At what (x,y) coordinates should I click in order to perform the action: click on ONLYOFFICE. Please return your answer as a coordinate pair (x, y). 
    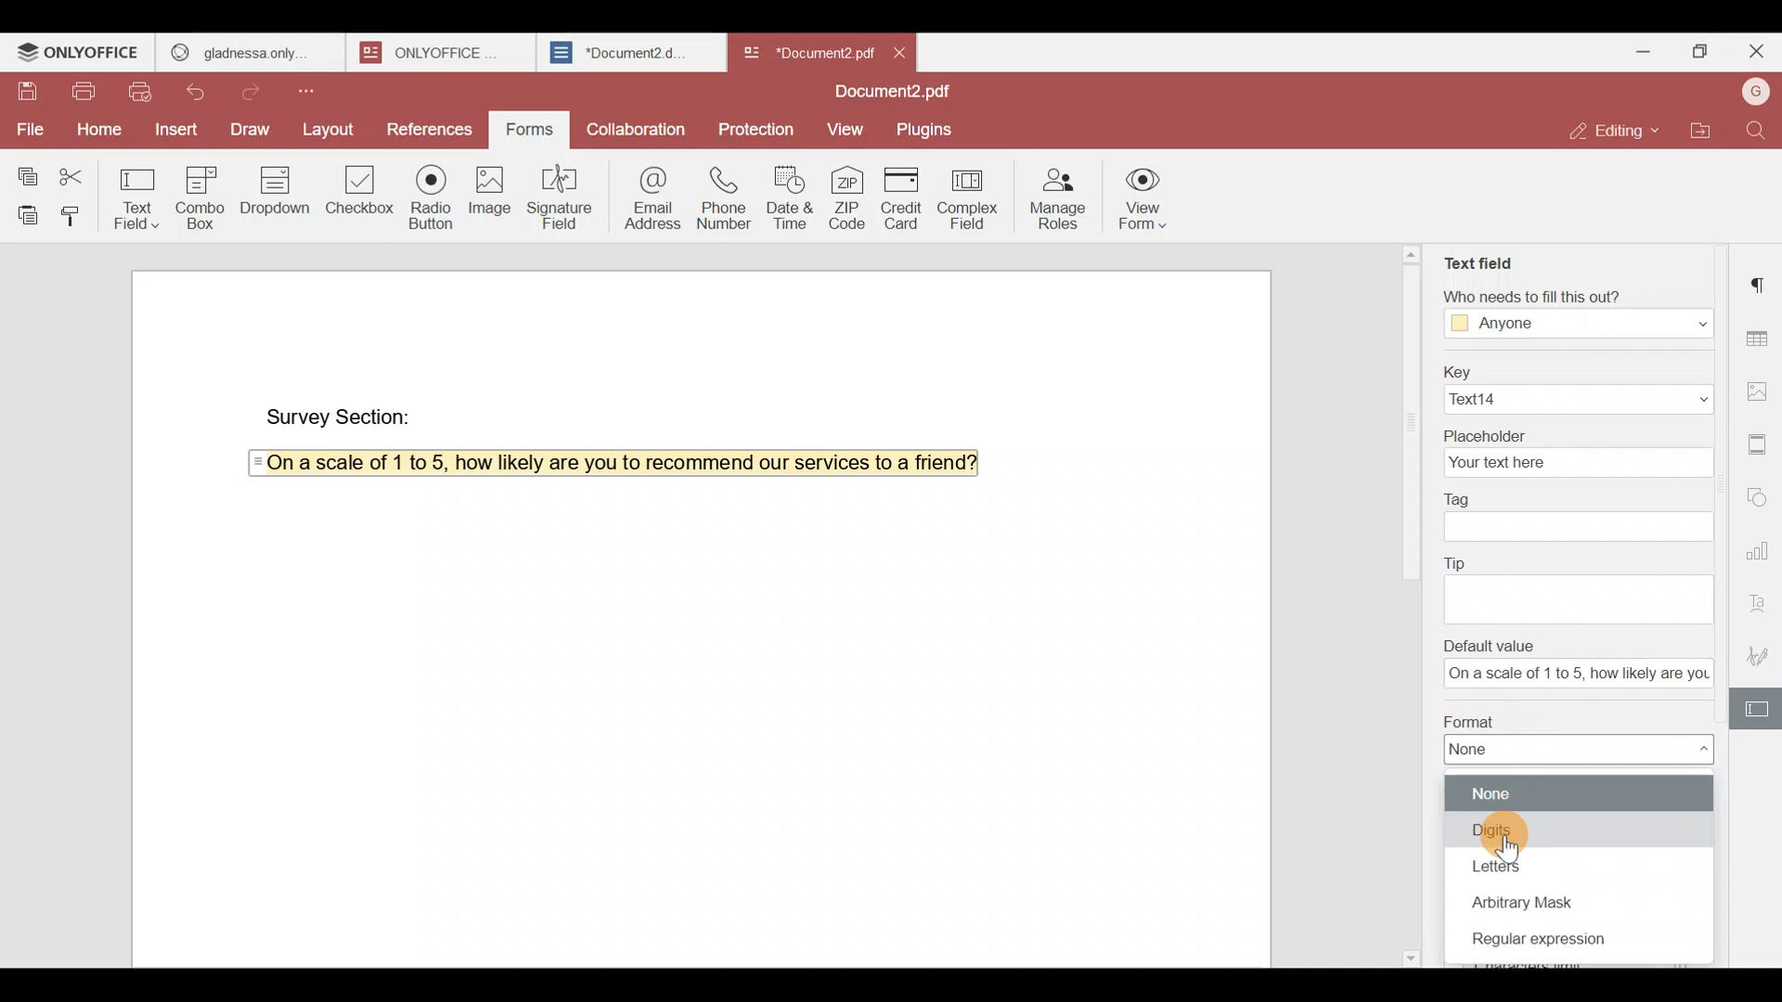
    Looking at the image, I should click on (79, 52).